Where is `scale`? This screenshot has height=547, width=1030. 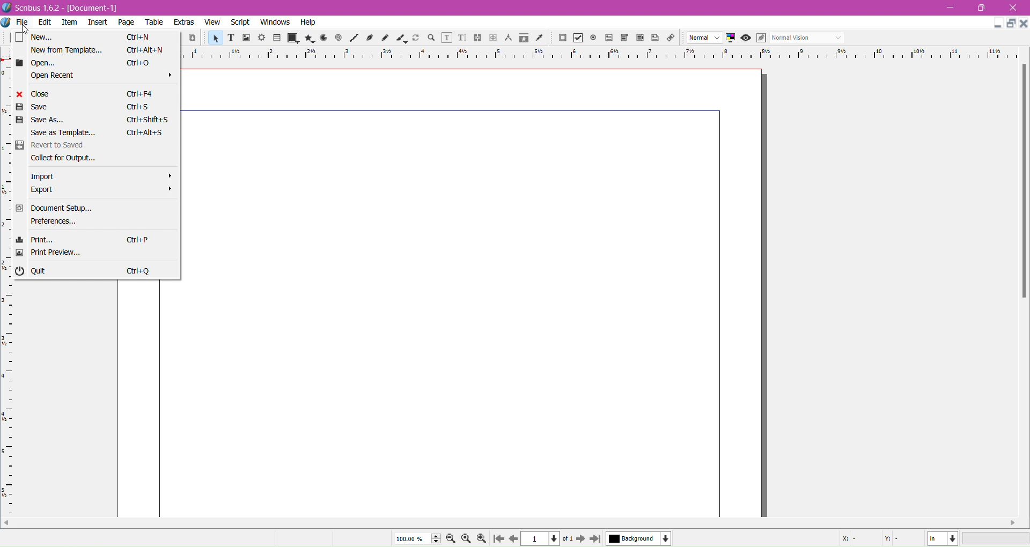
scale is located at coordinates (6, 287).